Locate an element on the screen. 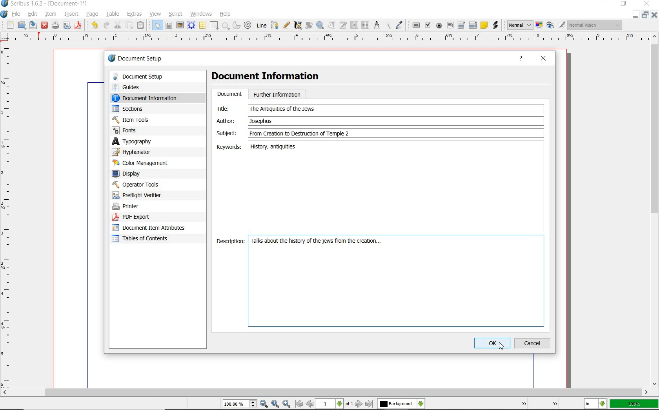 The image size is (659, 410). ruler is located at coordinates (8, 215).